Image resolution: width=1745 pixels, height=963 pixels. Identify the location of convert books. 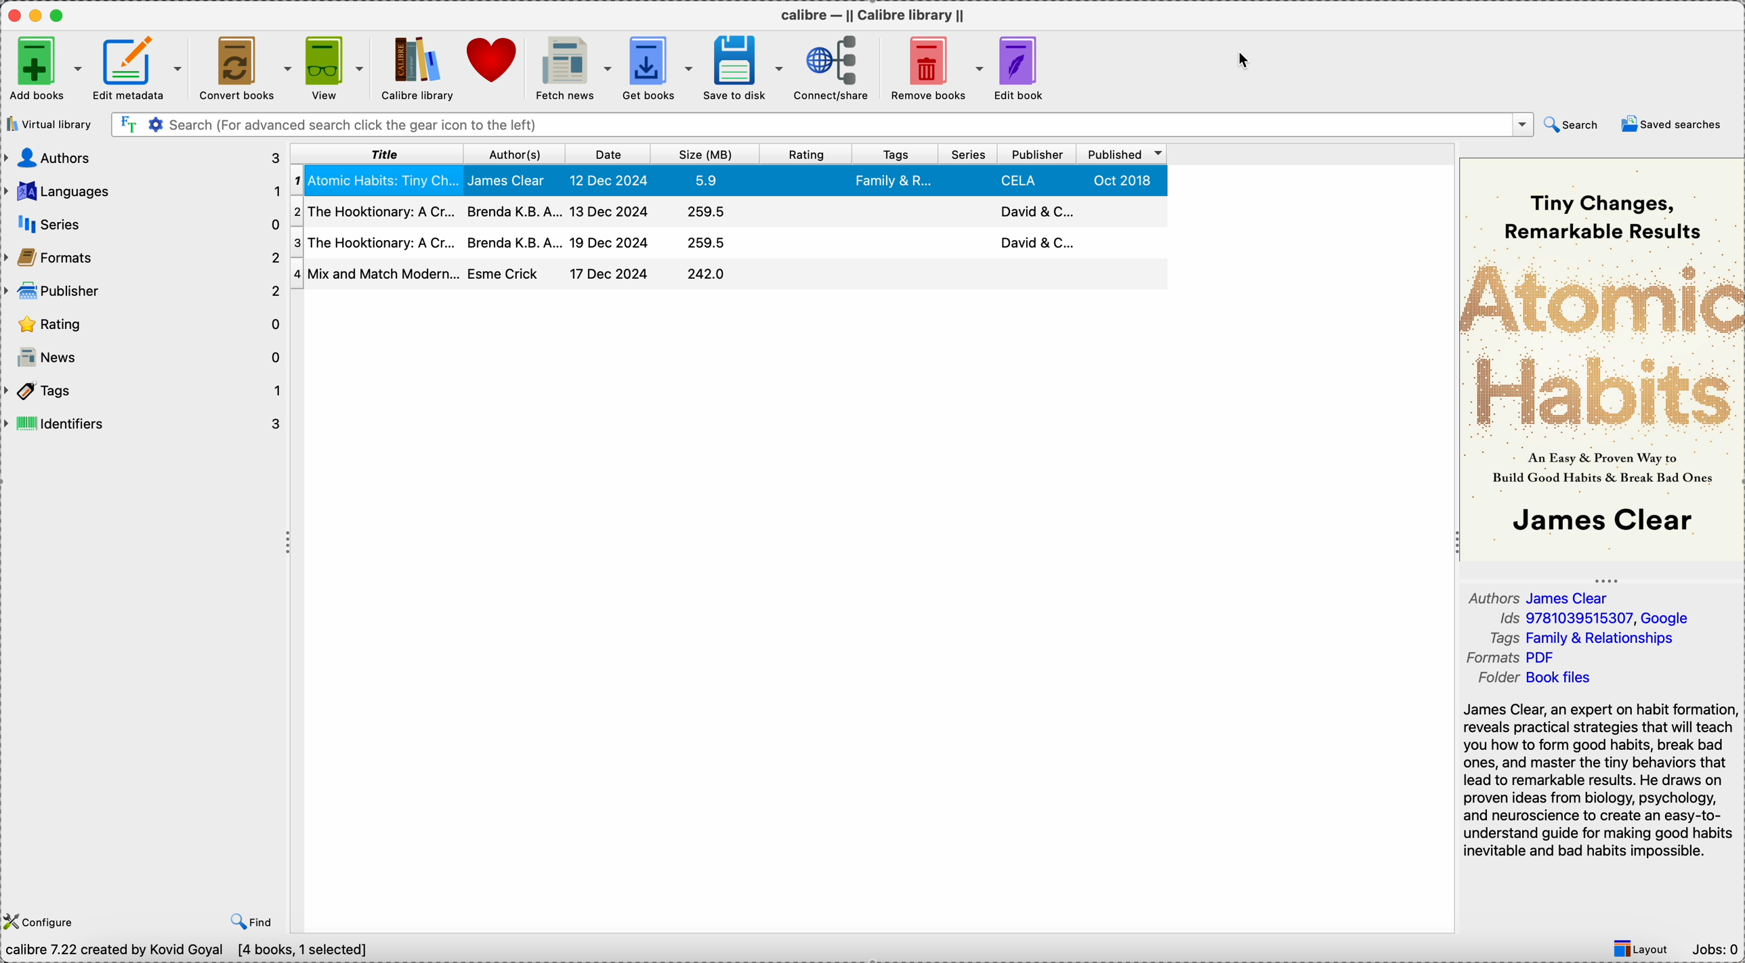
(243, 69).